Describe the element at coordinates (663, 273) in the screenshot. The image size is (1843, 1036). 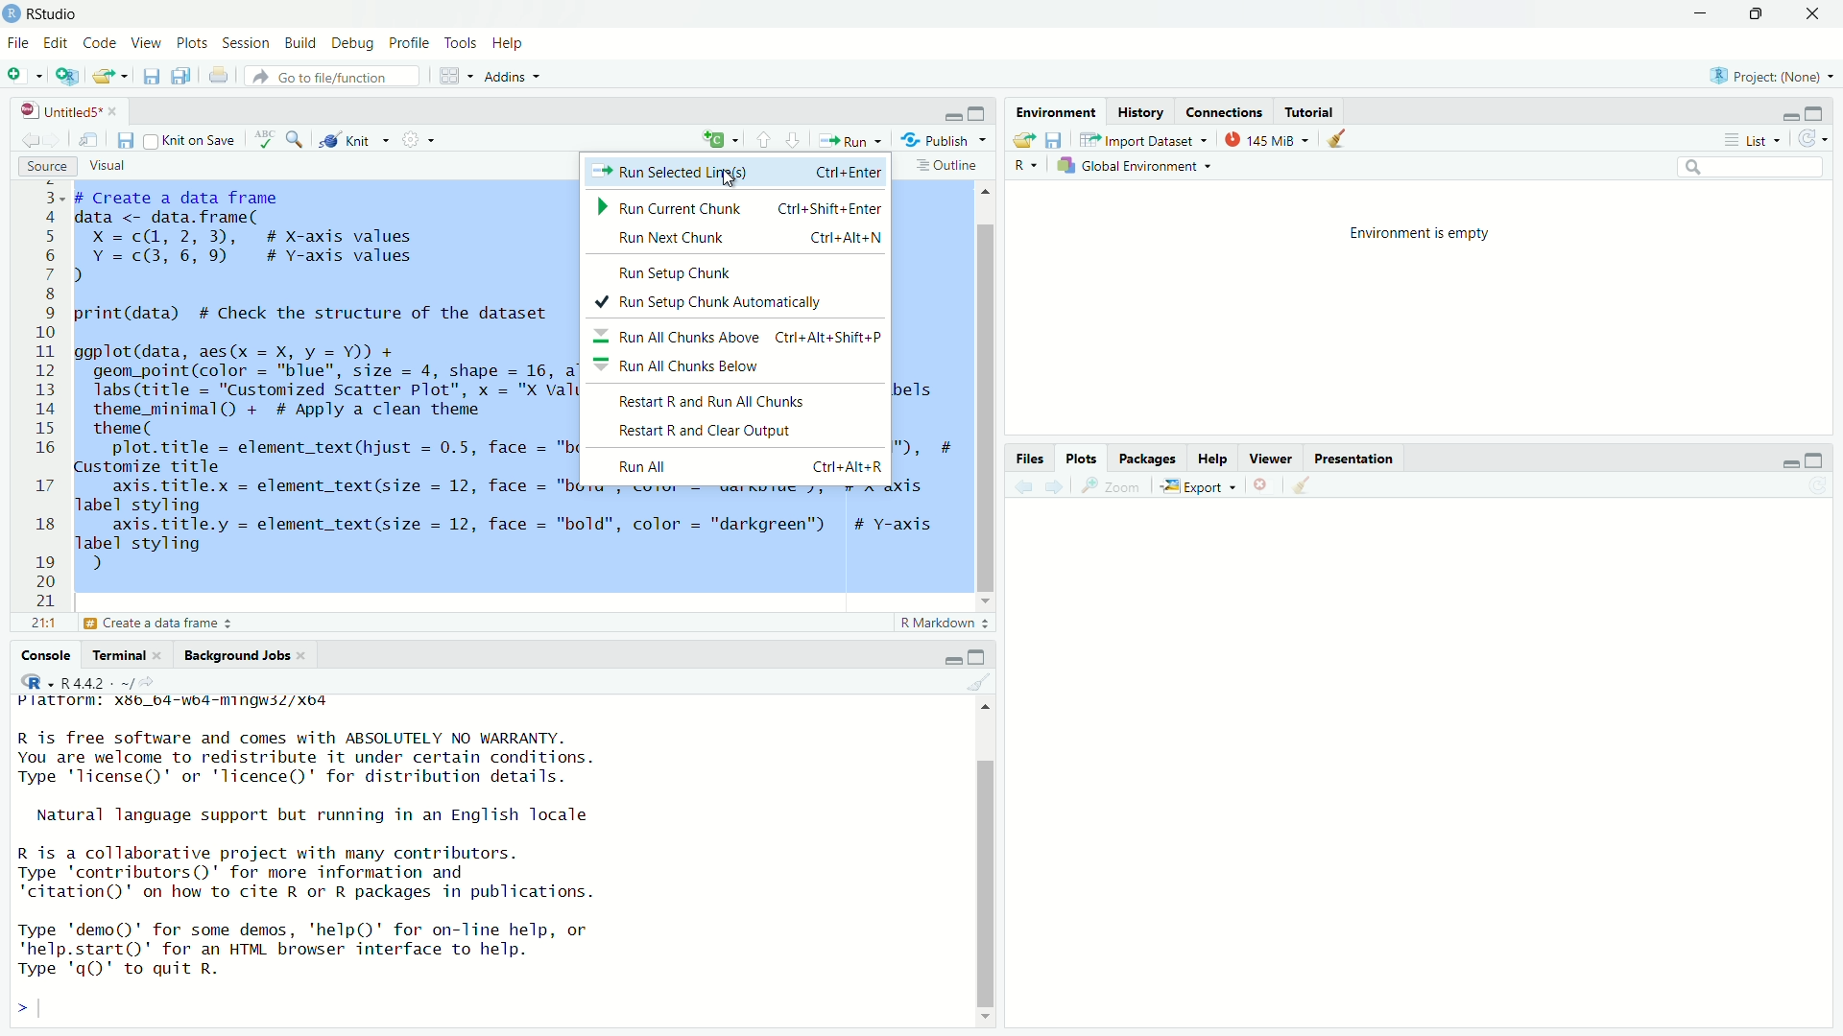
I see `Run Setup Chunk` at that location.